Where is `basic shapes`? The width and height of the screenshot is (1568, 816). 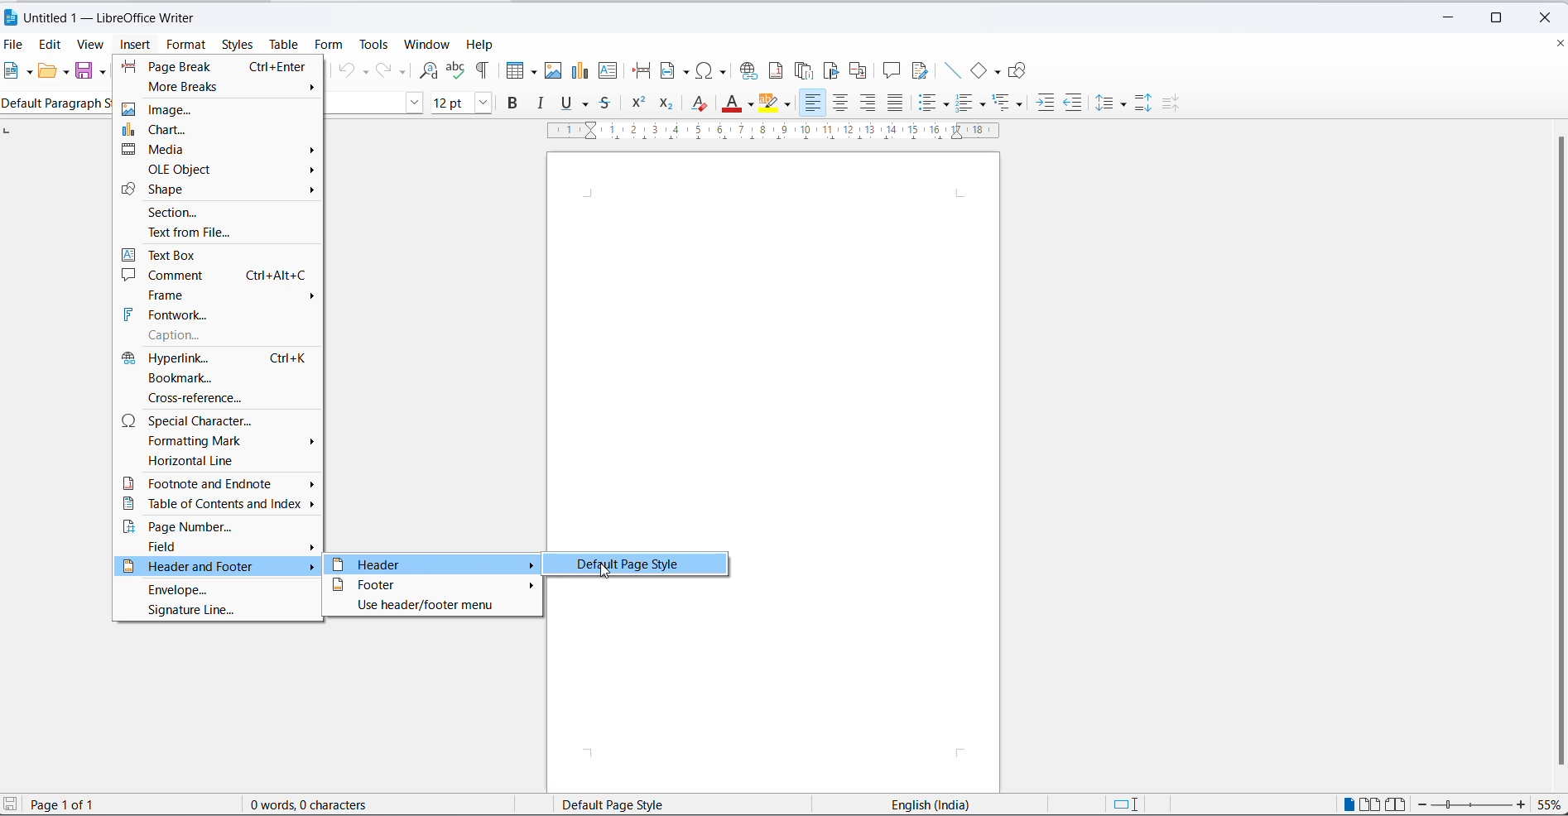 basic shapes is located at coordinates (998, 73).